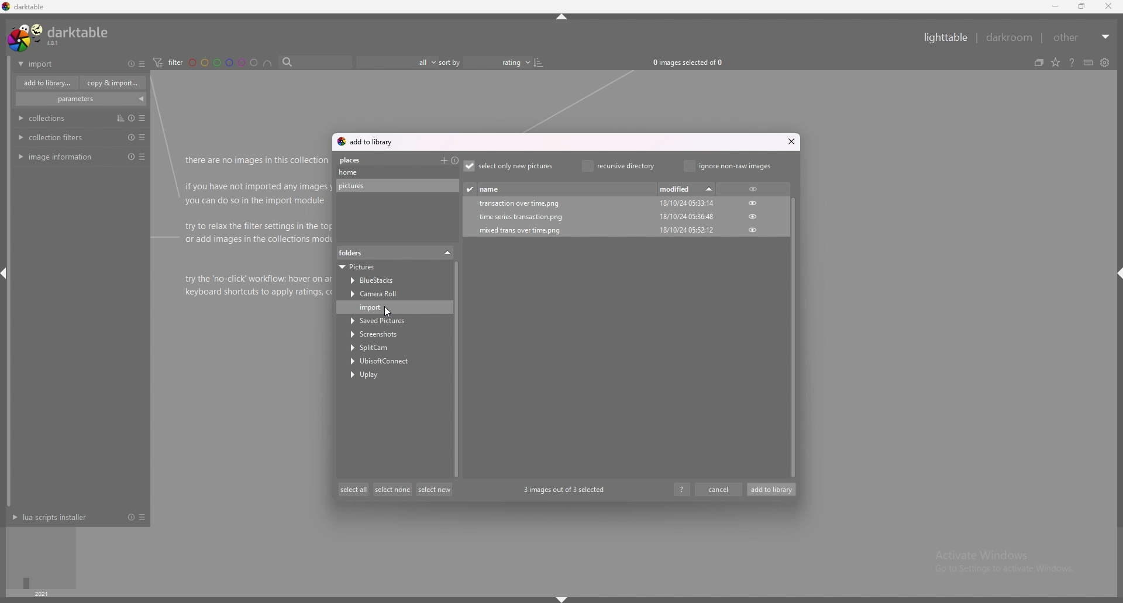 This screenshot has height=603, width=1123. Describe the element at coordinates (691, 62) in the screenshot. I see `0 images selected of 0` at that location.